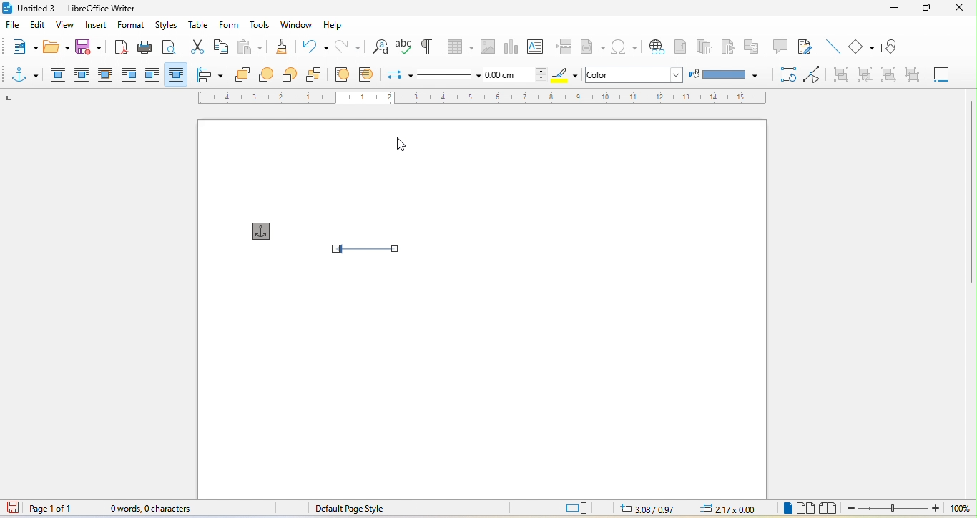 Image resolution: width=977 pixels, height=518 pixels. What do you see at coordinates (399, 73) in the screenshot?
I see `select start and end arrowheads for lines` at bounding box center [399, 73].